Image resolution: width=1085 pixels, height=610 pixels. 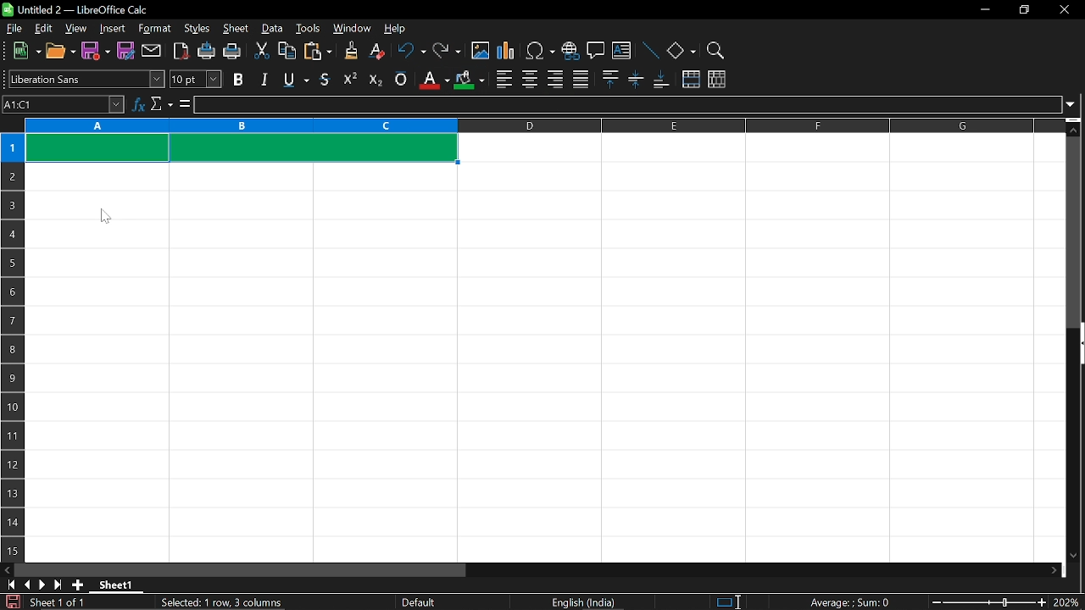 I want to click on italic, so click(x=264, y=79).